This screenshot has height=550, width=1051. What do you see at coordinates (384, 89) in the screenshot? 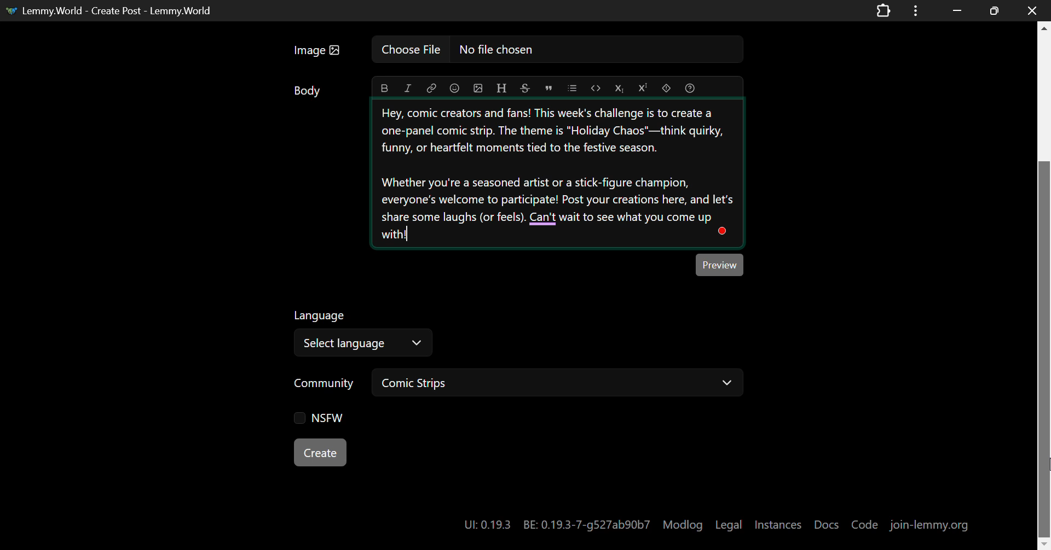
I see `bold` at bounding box center [384, 89].